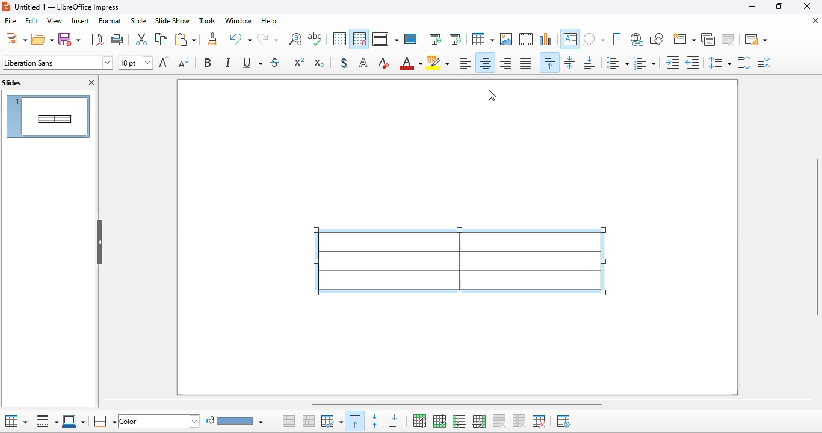 This screenshot has width=822, height=433. What do you see at coordinates (540, 421) in the screenshot?
I see `delete table` at bounding box center [540, 421].